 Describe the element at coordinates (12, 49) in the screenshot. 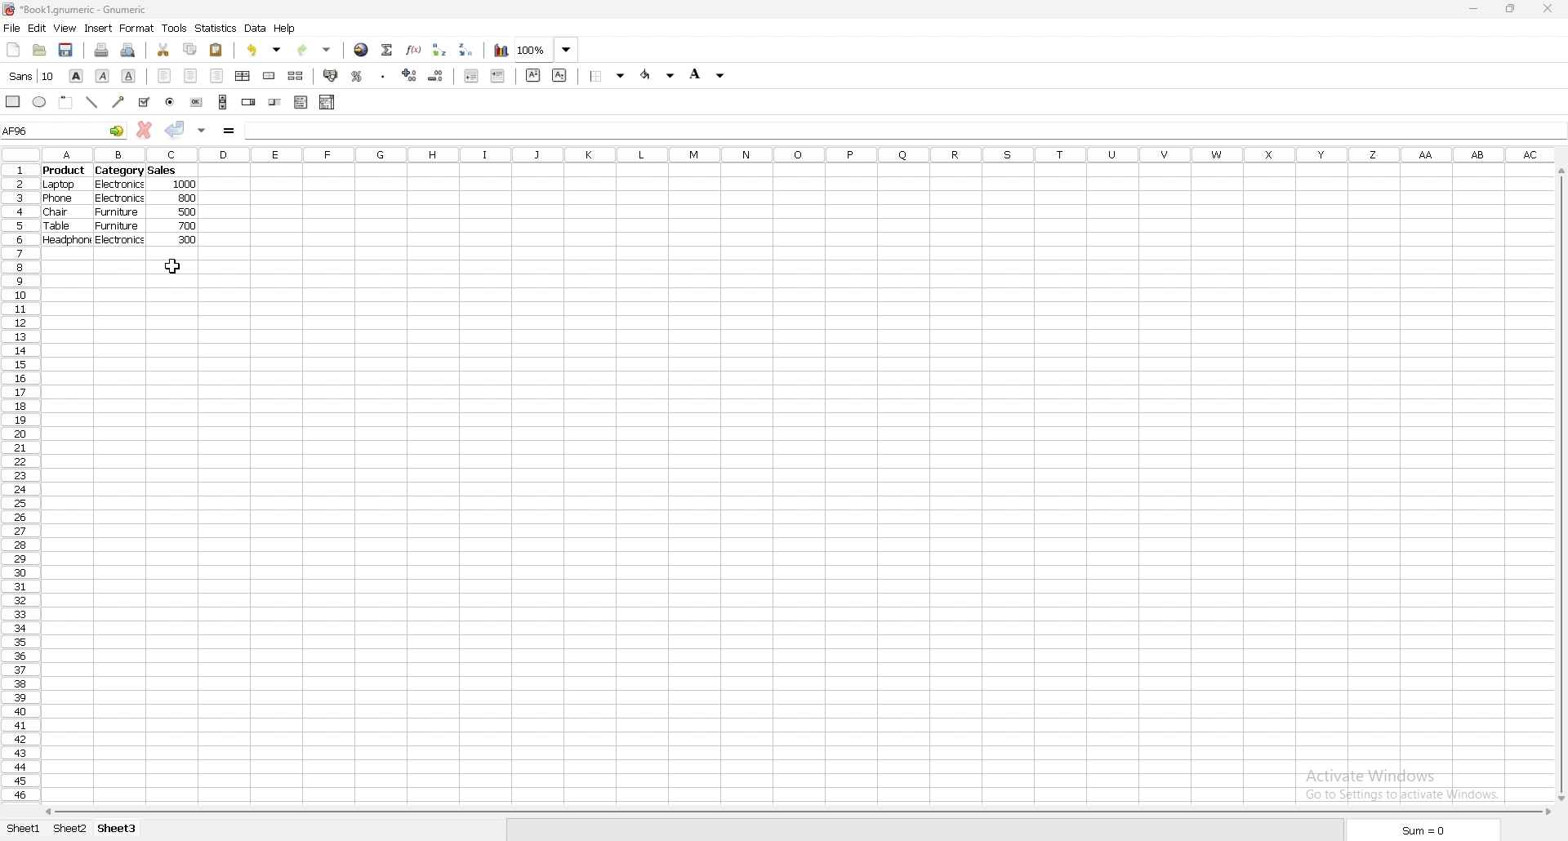

I see `new` at that location.